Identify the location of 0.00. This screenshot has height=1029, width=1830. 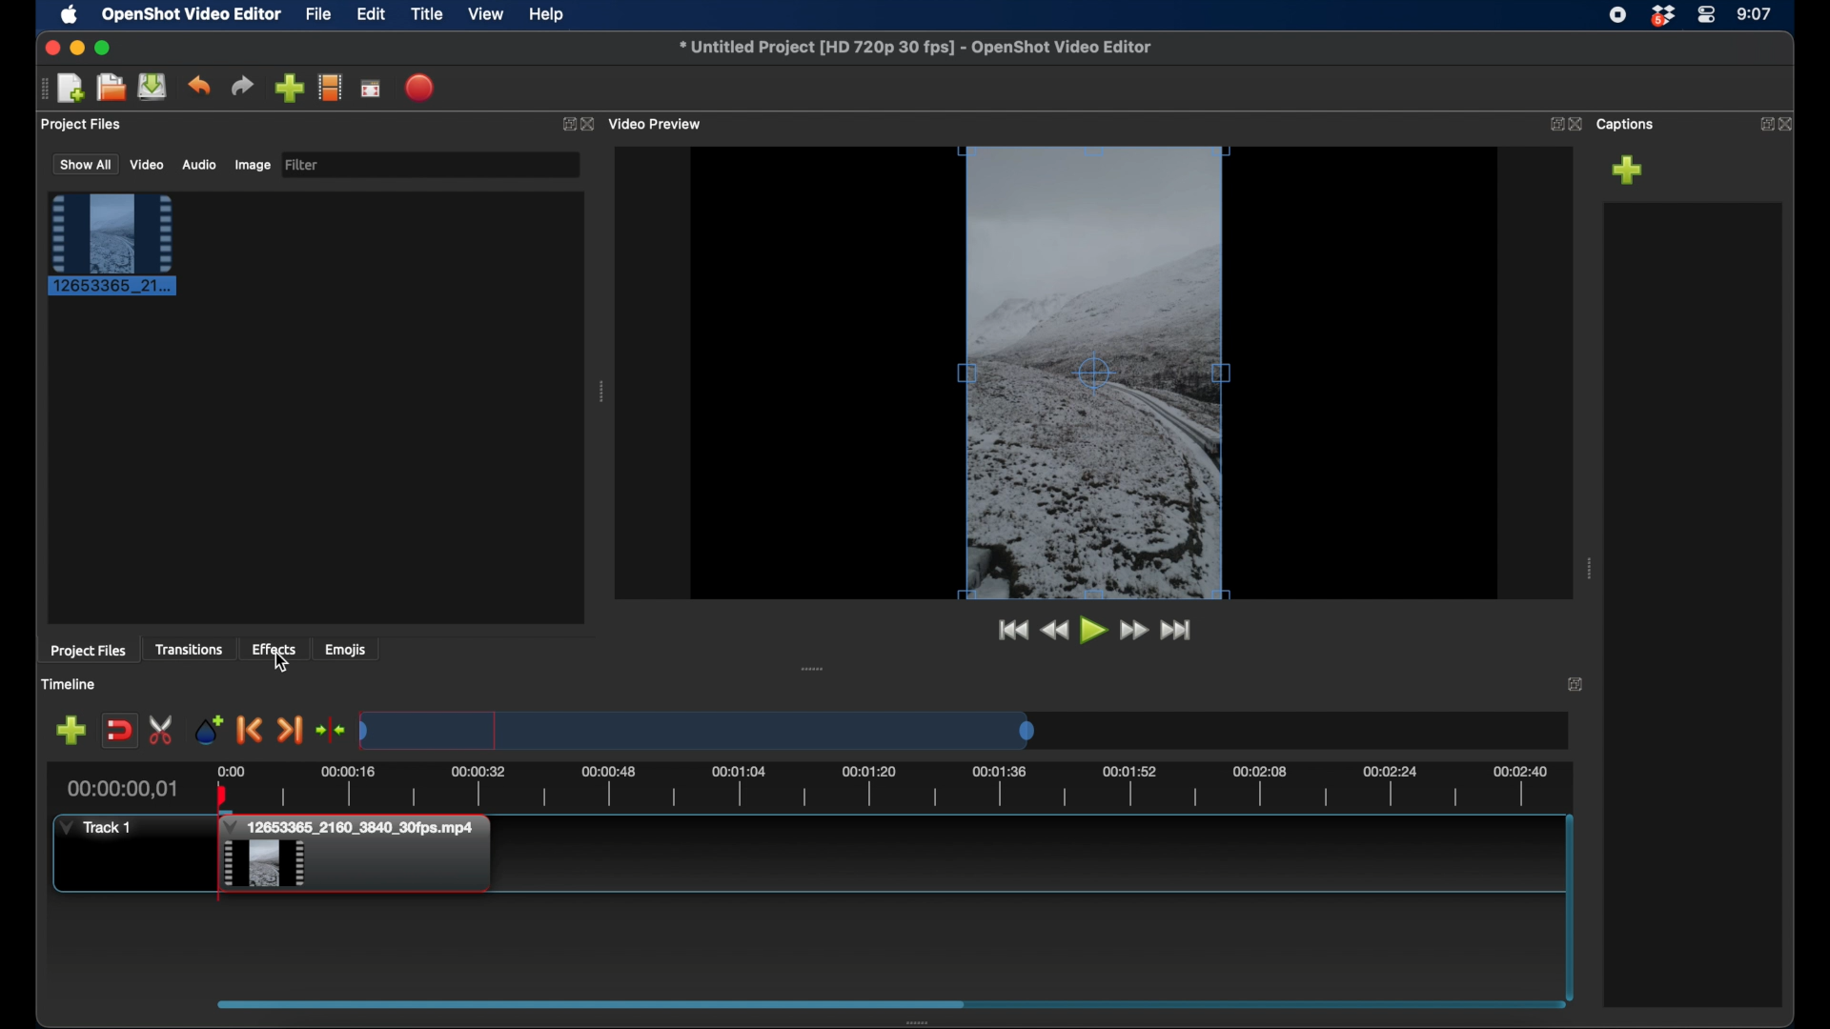
(229, 769).